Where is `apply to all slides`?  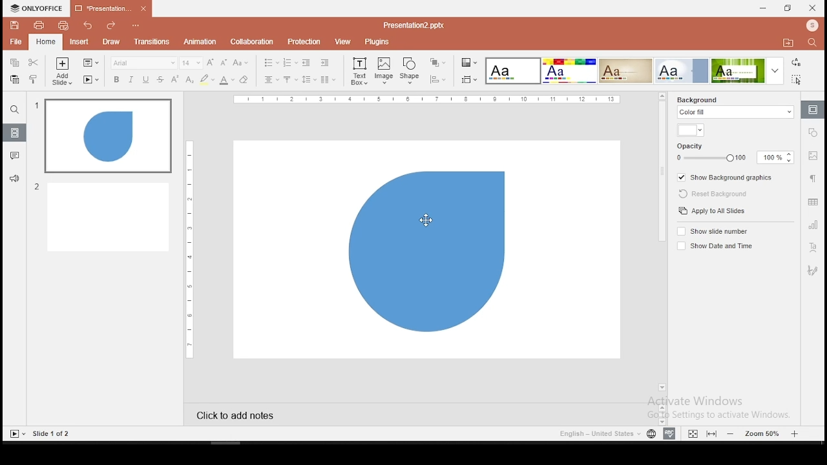
apply to all slides is located at coordinates (711, 211).